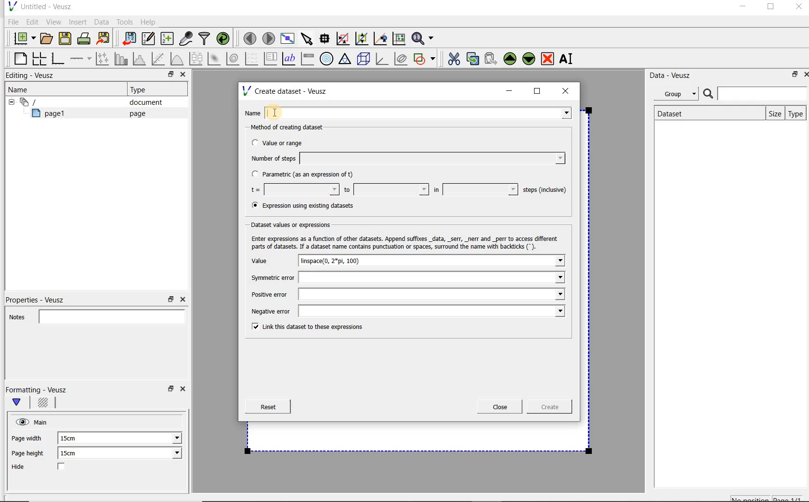 The image size is (809, 502). Describe the element at coordinates (271, 59) in the screenshot. I see `plot key` at that location.